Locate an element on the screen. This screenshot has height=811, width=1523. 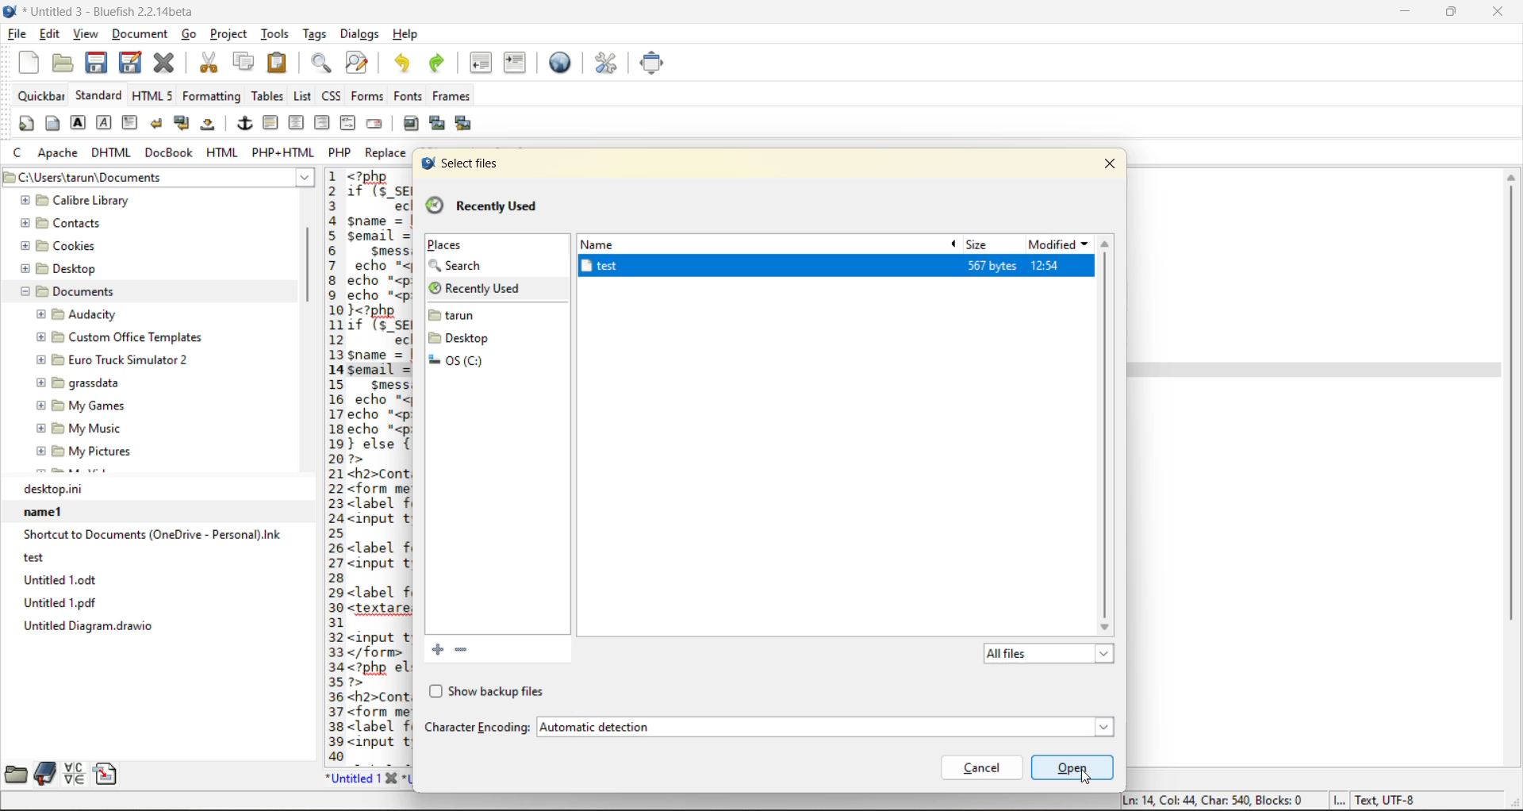
indent is located at coordinates (514, 63).